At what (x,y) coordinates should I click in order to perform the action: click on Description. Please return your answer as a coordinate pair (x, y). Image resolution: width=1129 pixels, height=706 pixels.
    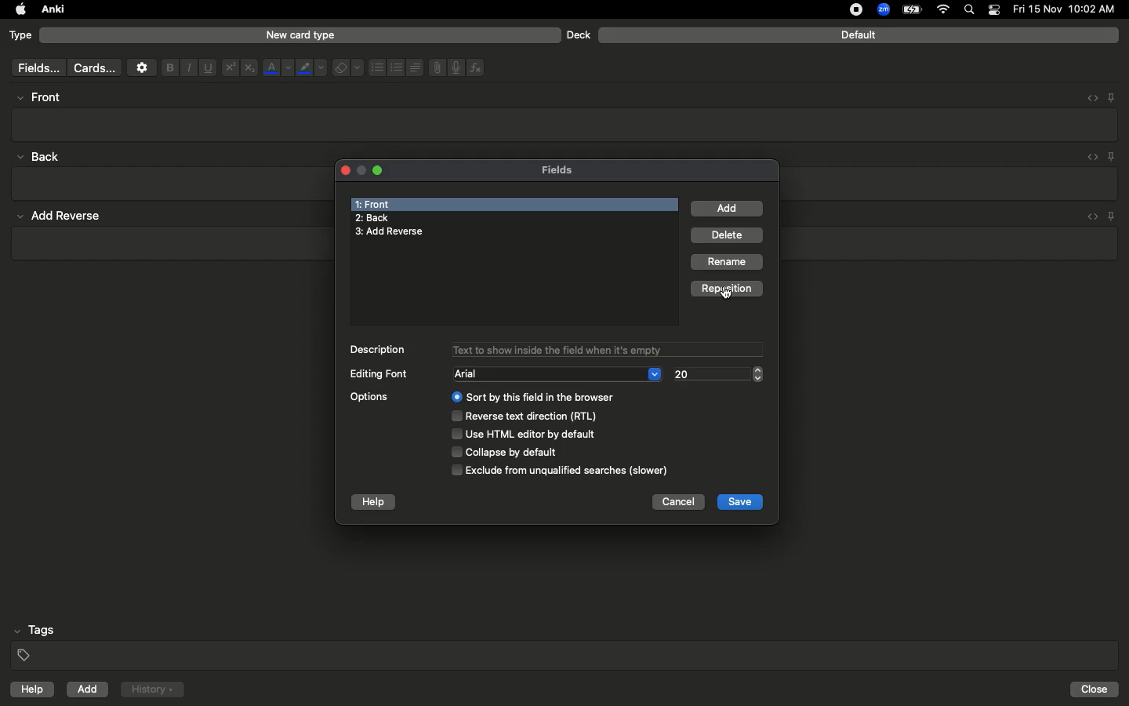
    Looking at the image, I should click on (381, 351).